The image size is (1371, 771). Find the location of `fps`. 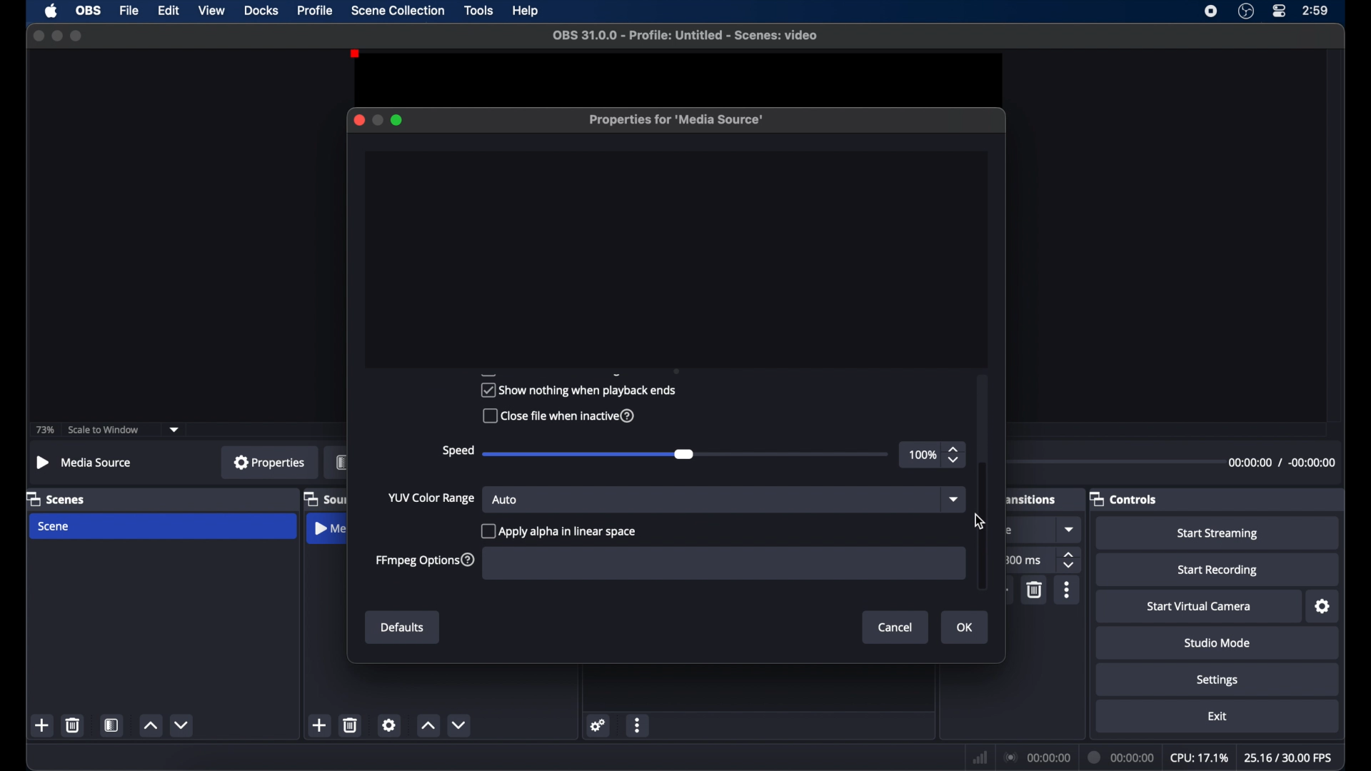

fps is located at coordinates (1289, 757).